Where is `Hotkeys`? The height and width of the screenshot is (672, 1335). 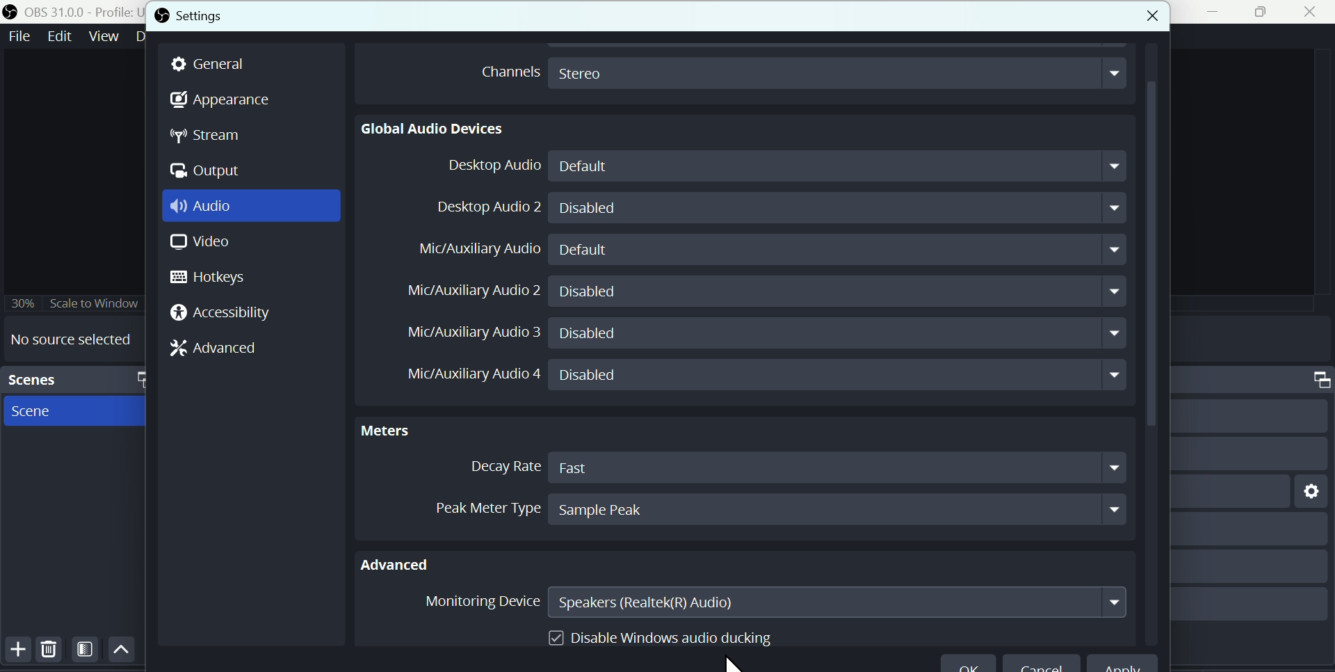
Hotkeys is located at coordinates (218, 278).